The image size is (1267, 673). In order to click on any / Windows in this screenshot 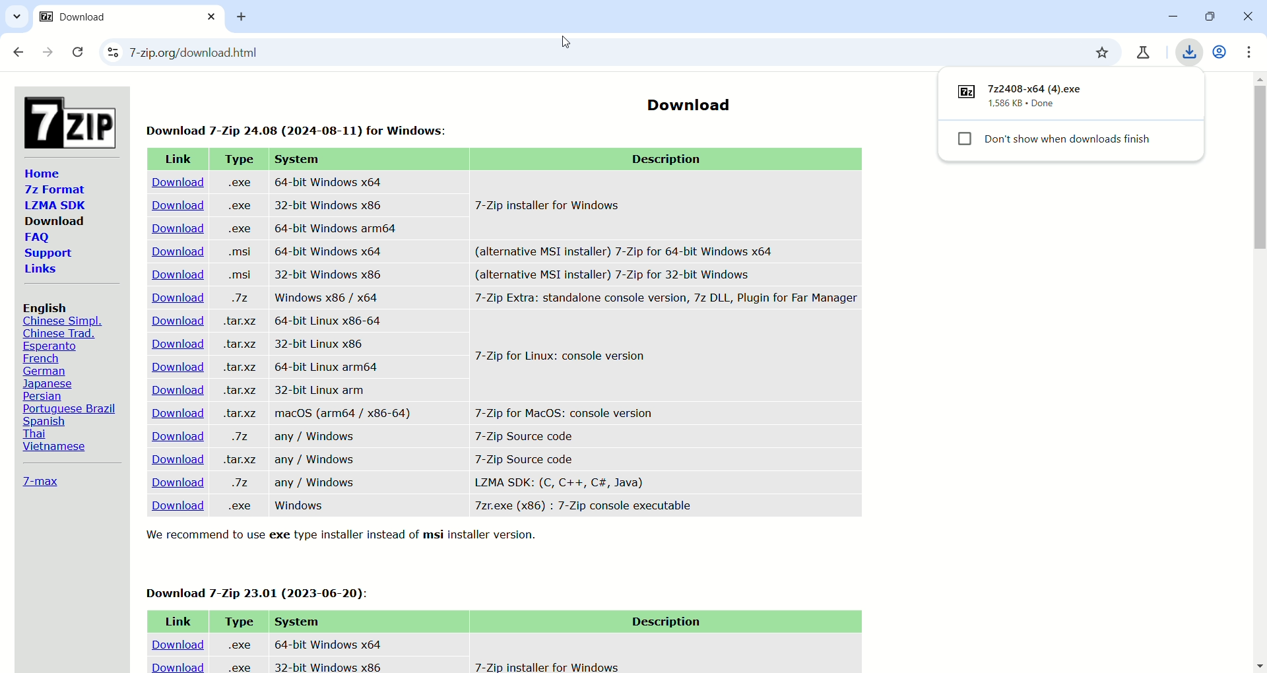, I will do `click(317, 483)`.